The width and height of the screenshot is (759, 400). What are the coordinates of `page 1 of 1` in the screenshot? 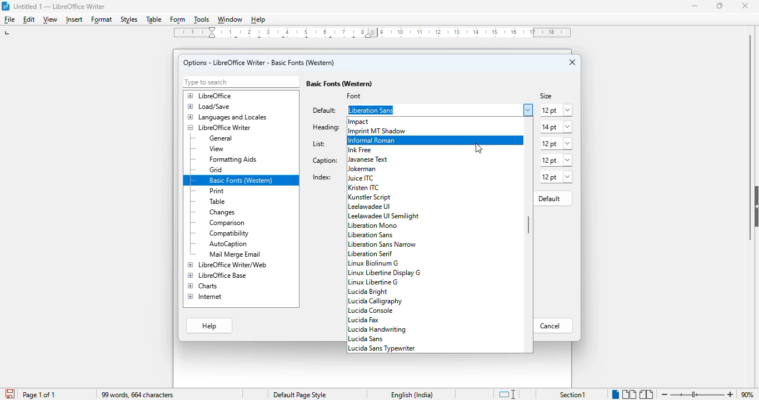 It's located at (39, 395).